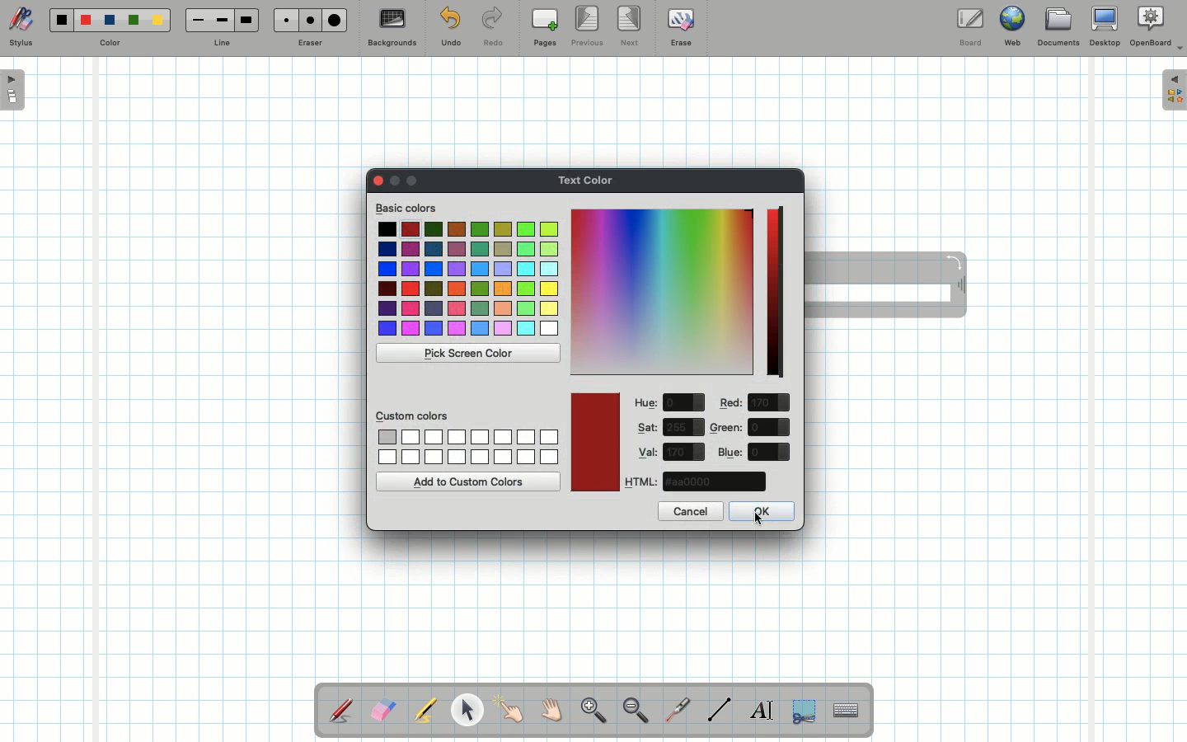  I want to click on Large eraser, so click(335, 20).